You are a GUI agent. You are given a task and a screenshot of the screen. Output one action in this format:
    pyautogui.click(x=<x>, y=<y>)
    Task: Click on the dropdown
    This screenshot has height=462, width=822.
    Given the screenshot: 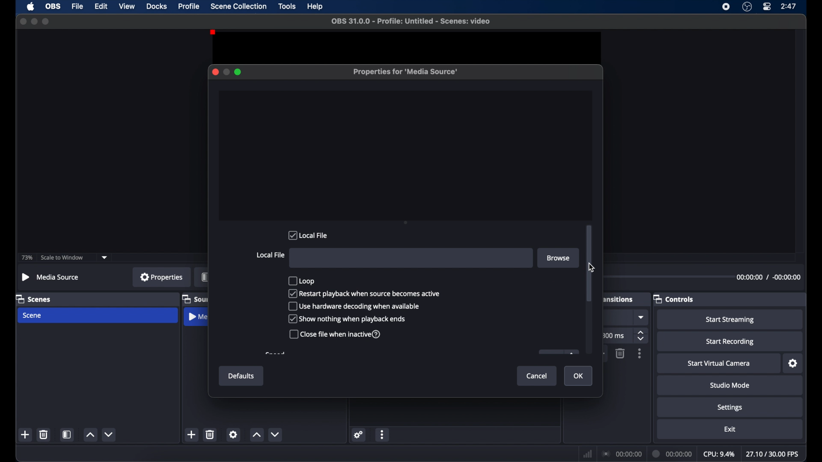 What is the action you would take?
    pyautogui.click(x=642, y=317)
    